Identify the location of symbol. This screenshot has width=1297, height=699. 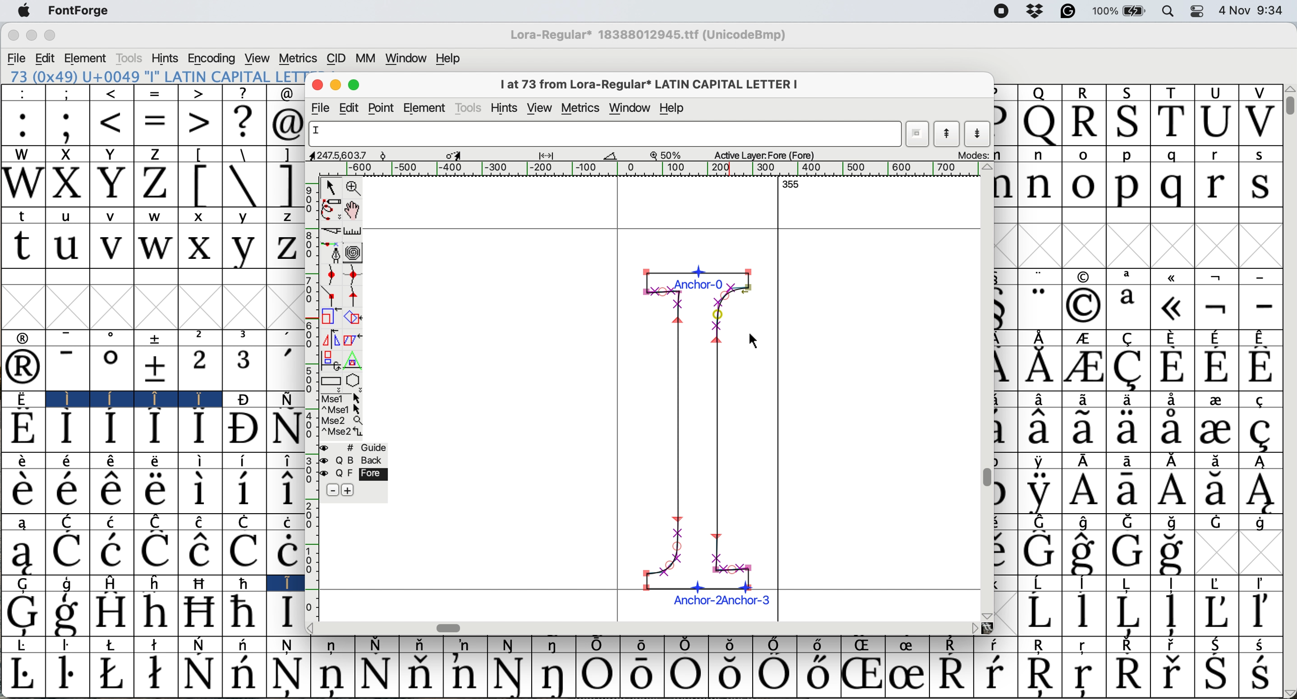
(158, 337).